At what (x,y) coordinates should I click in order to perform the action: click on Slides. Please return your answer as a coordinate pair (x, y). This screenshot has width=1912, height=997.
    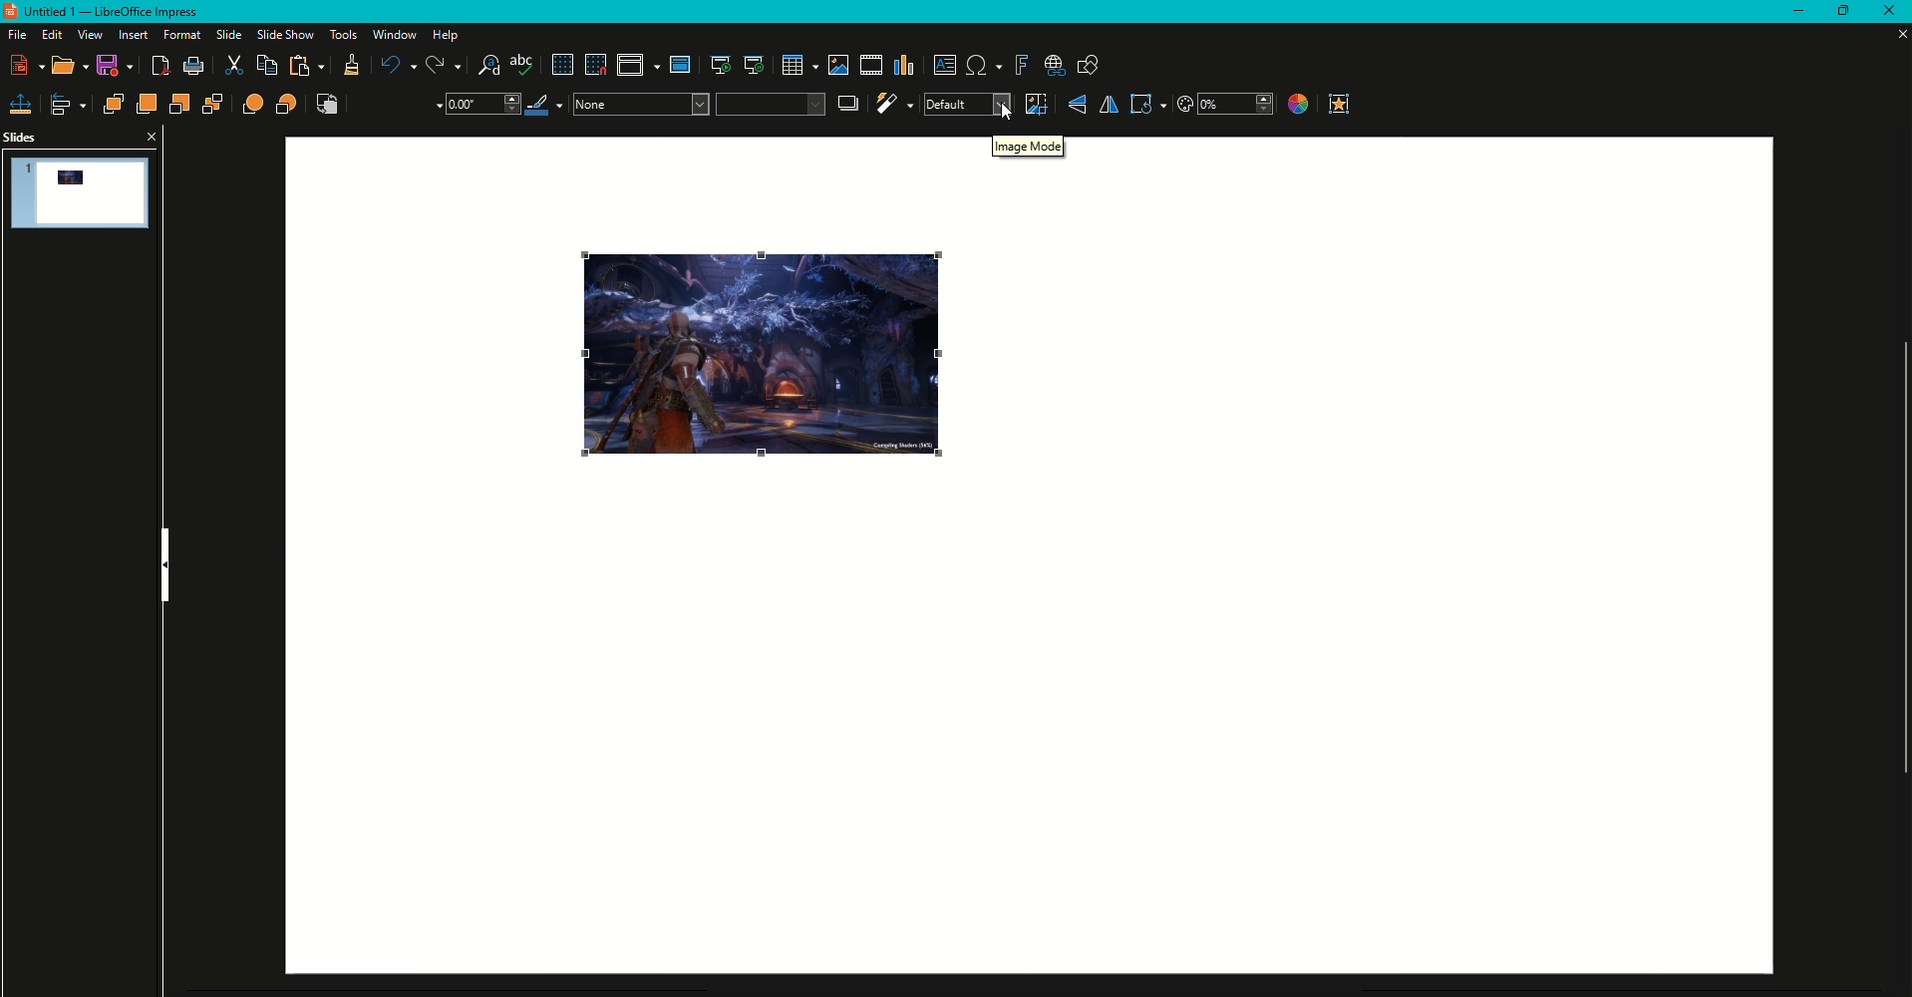
    Looking at the image, I should click on (22, 138).